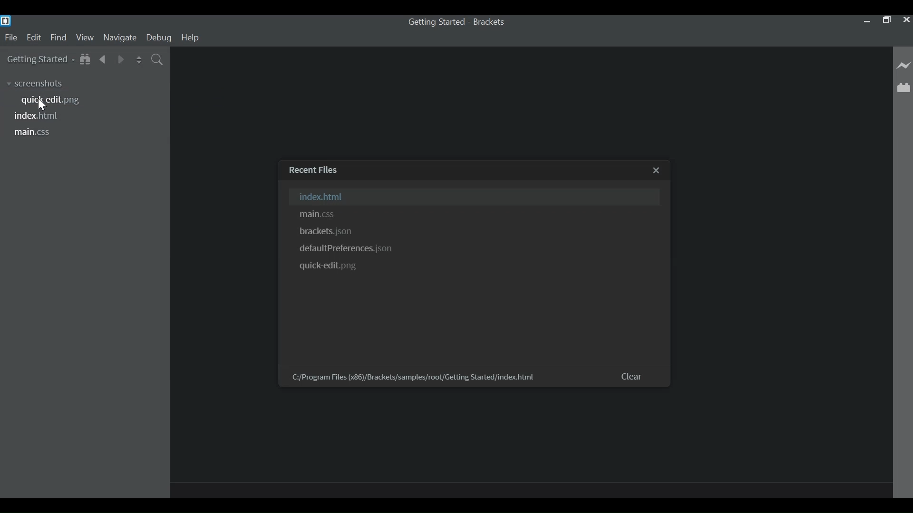 The width and height of the screenshot is (913, 513). Describe the element at coordinates (59, 38) in the screenshot. I see `find` at that location.